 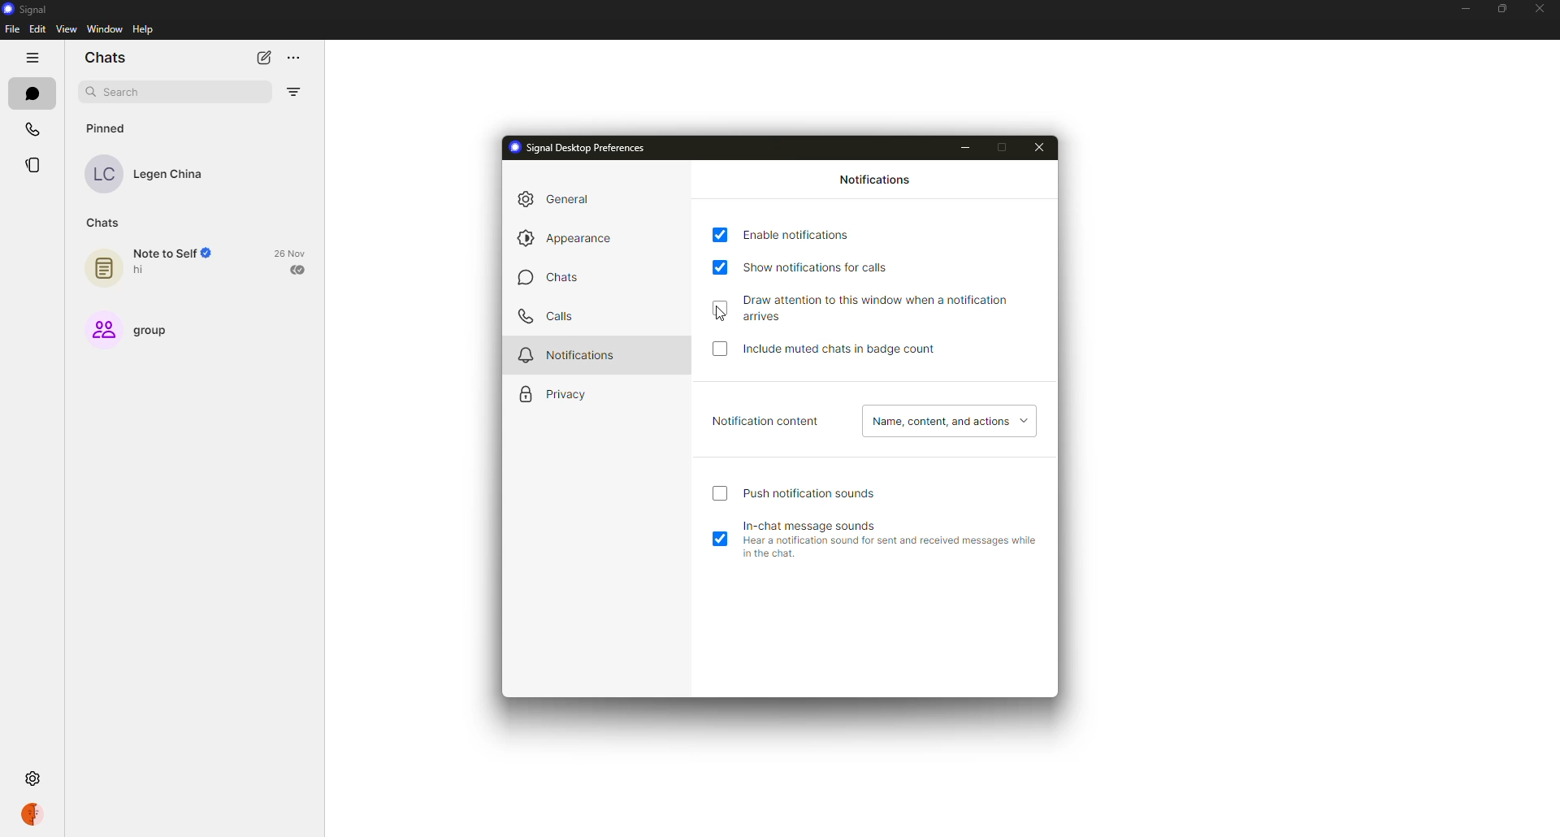 I want to click on date, so click(x=292, y=252).